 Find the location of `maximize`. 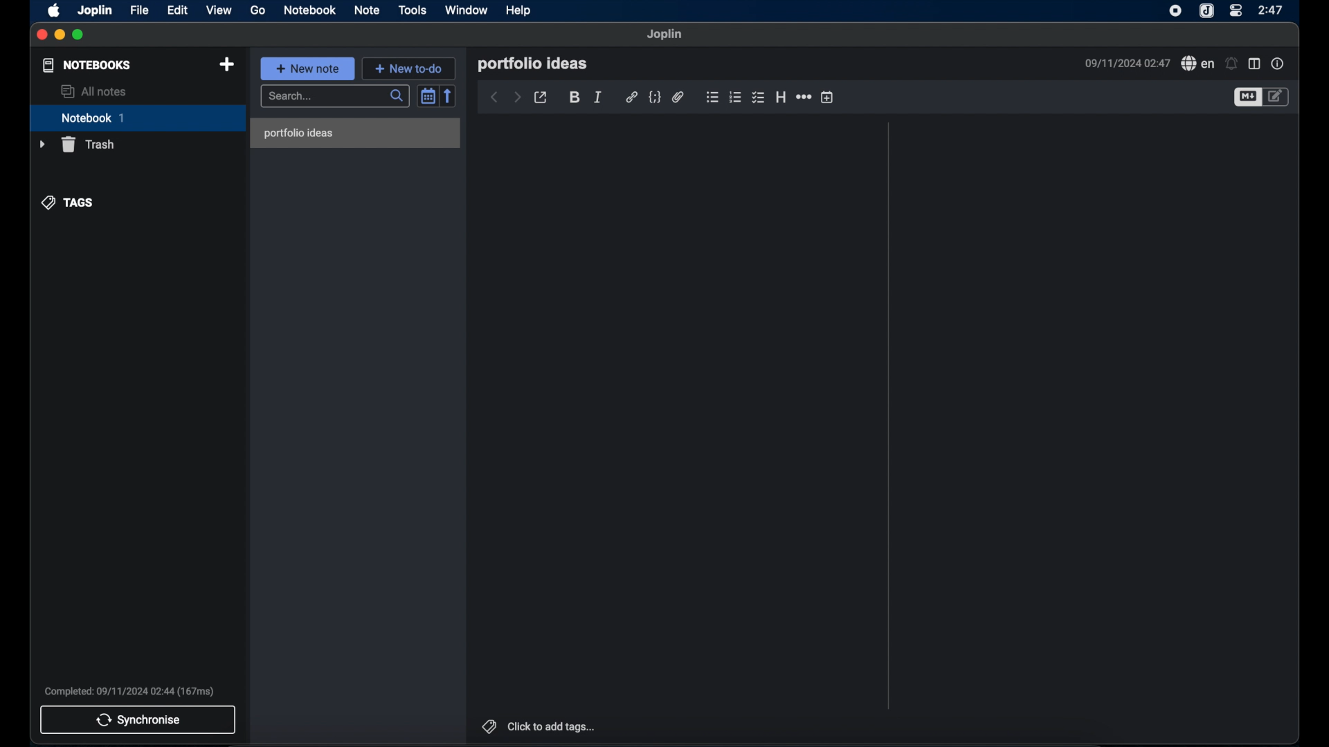

maximize is located at coordinates (78, 35).